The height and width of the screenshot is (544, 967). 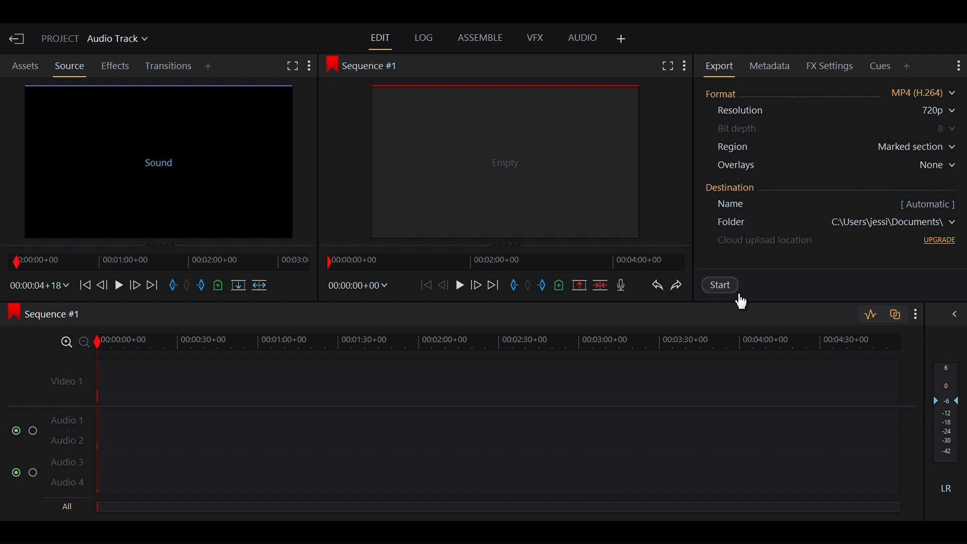 What do you see at coordinates (189, 286) in the screenshot?
I see `Clear marks` at bounding box center [189, 286].